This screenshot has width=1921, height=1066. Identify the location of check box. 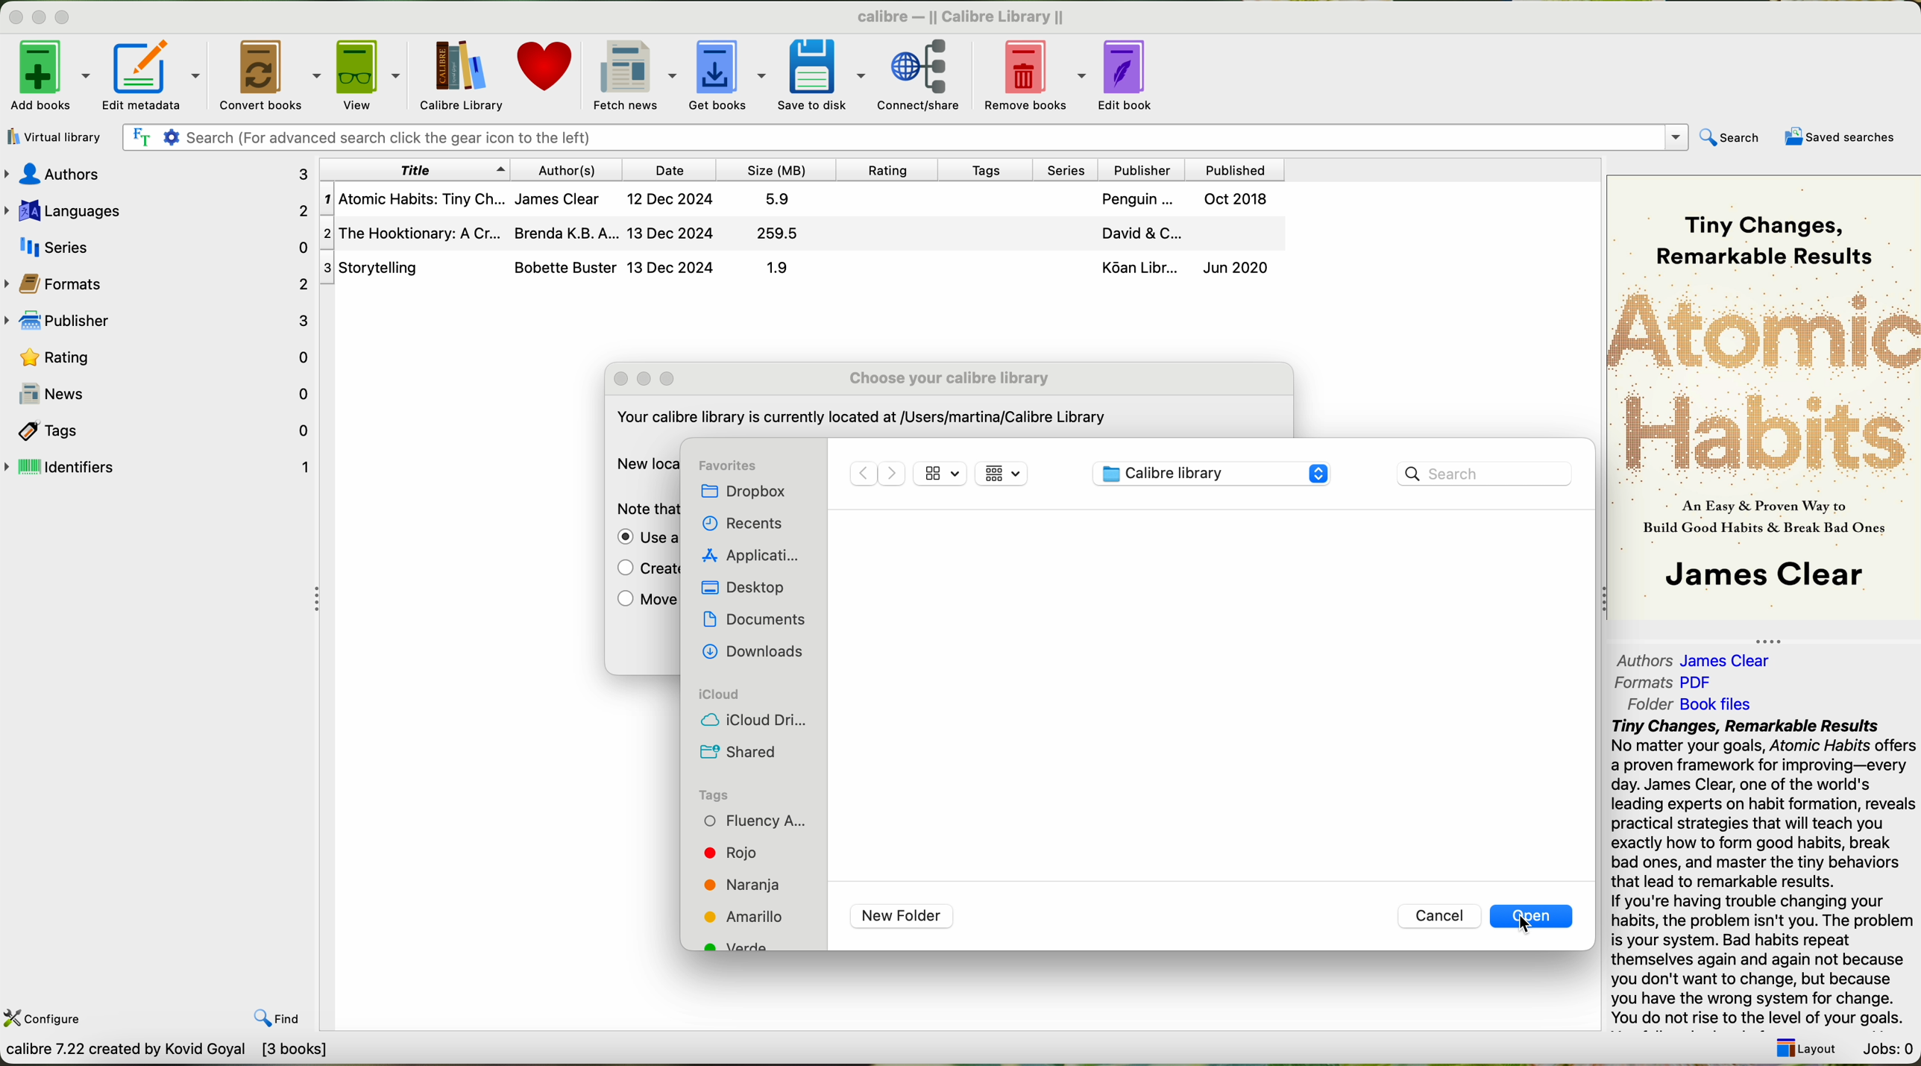
(624, 600).